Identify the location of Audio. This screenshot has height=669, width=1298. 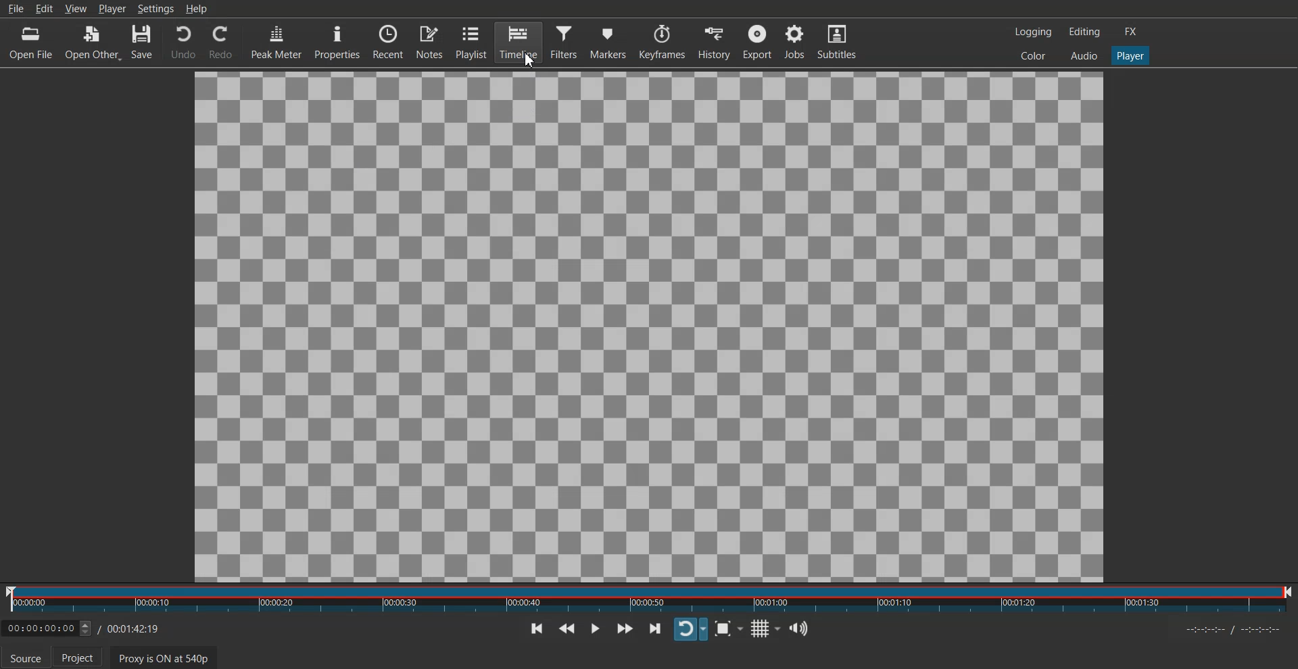
(1084, 55).